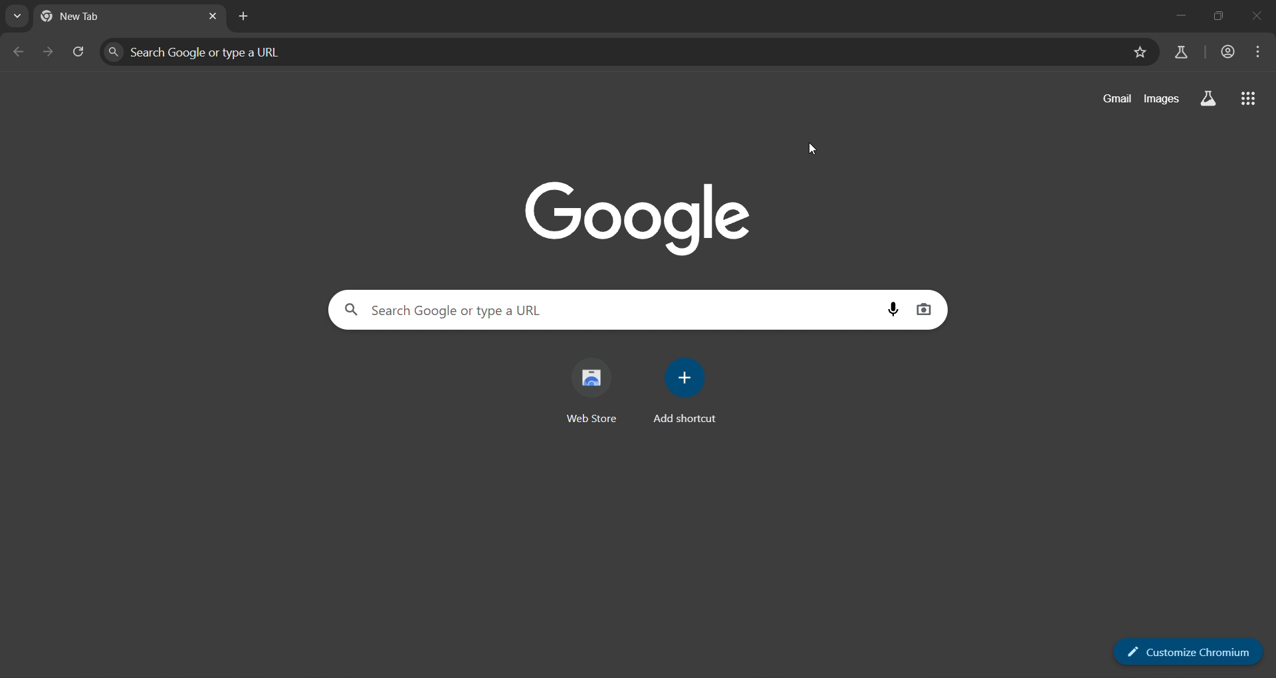  I want to click on images, so click(1160, 100).